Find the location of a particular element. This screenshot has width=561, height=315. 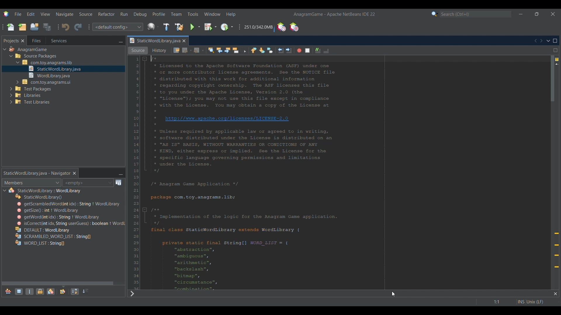

Profile UDE is located at coordinates (281, 27).